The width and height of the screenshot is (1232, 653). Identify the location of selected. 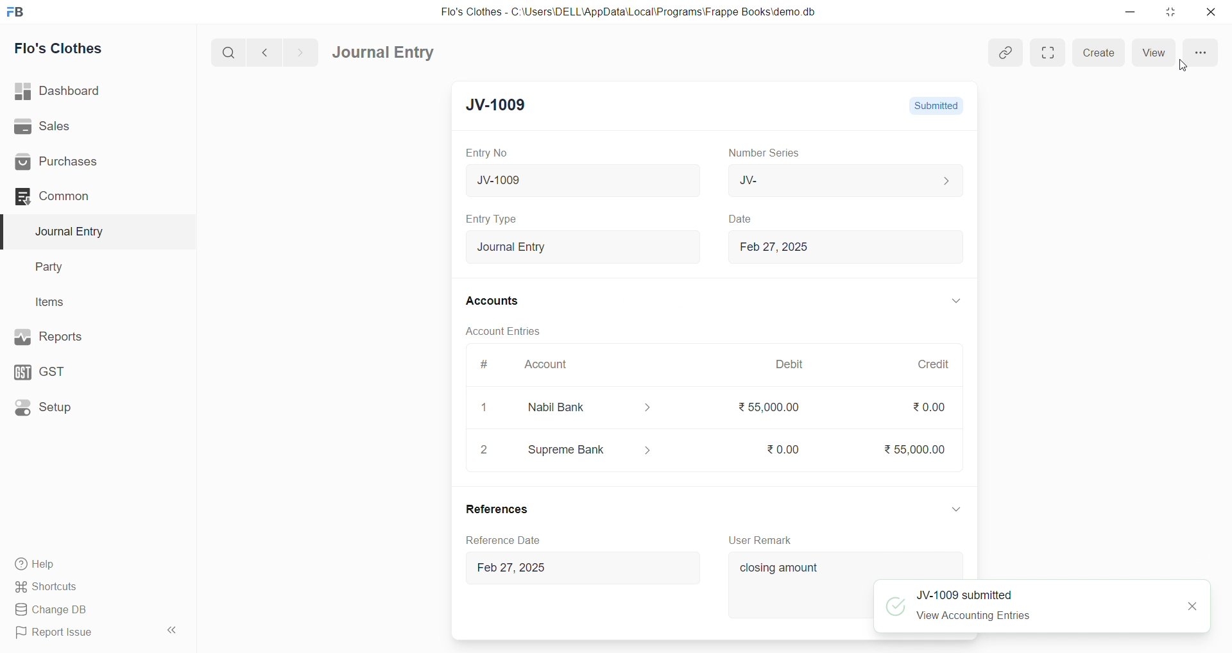
(8, 231).